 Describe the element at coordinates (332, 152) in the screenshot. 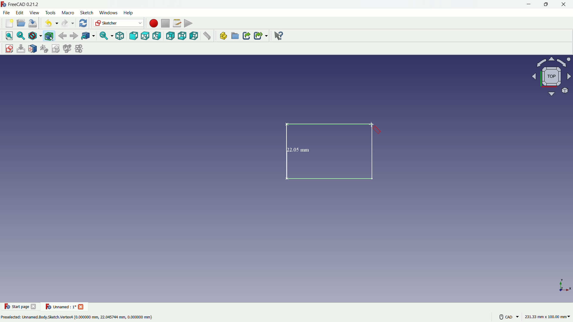

I see `rectangle` at that location.